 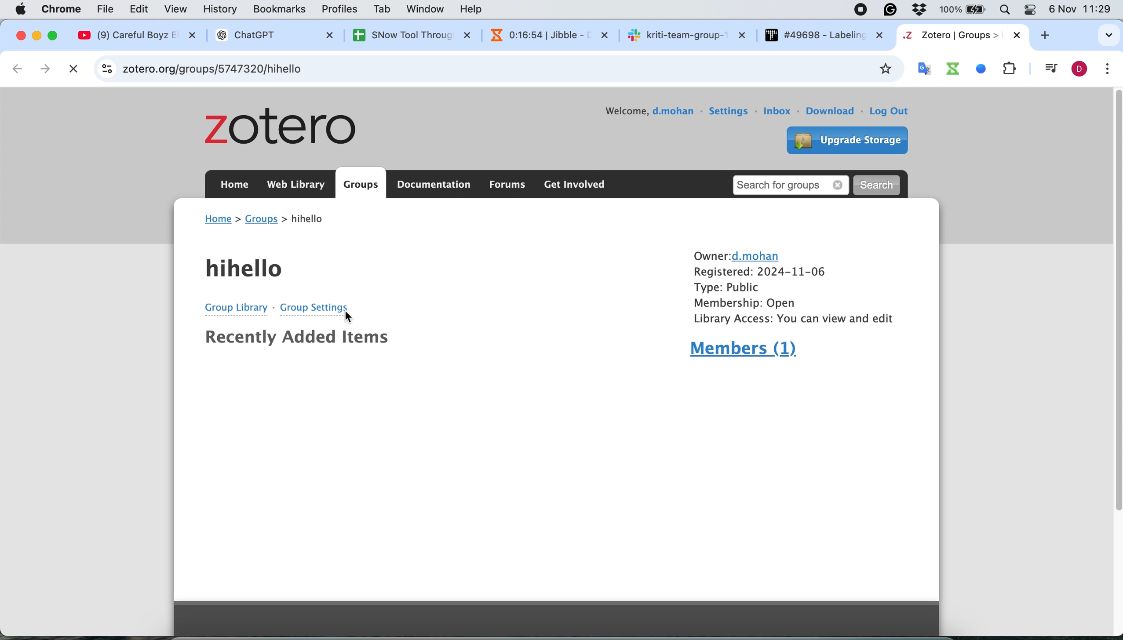 I want to click on chrome, so click(x=63, y=8).